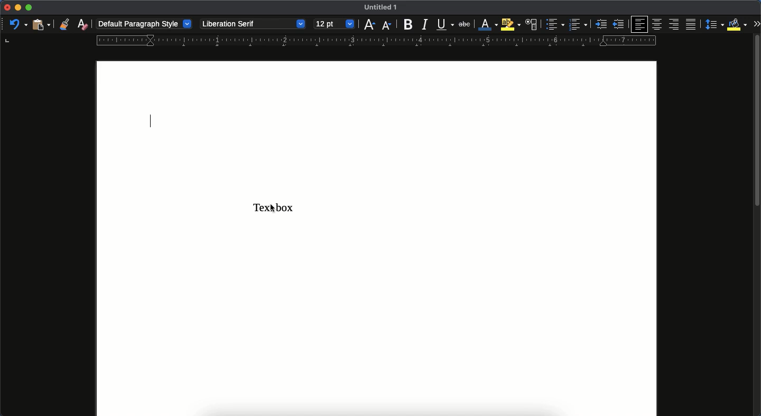 The height and width of the screenshot is (416, 761). What do you see at coordinates (375, 41) in the screenshot?
I see `guide` at bounding box center [375, 41].